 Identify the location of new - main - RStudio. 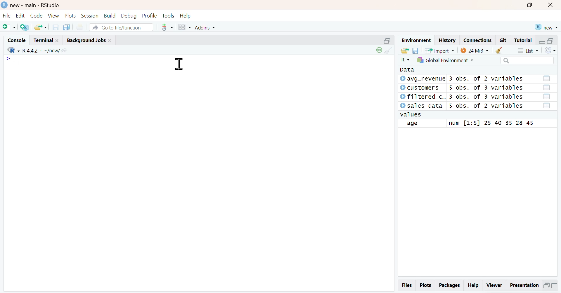
(35, 5).